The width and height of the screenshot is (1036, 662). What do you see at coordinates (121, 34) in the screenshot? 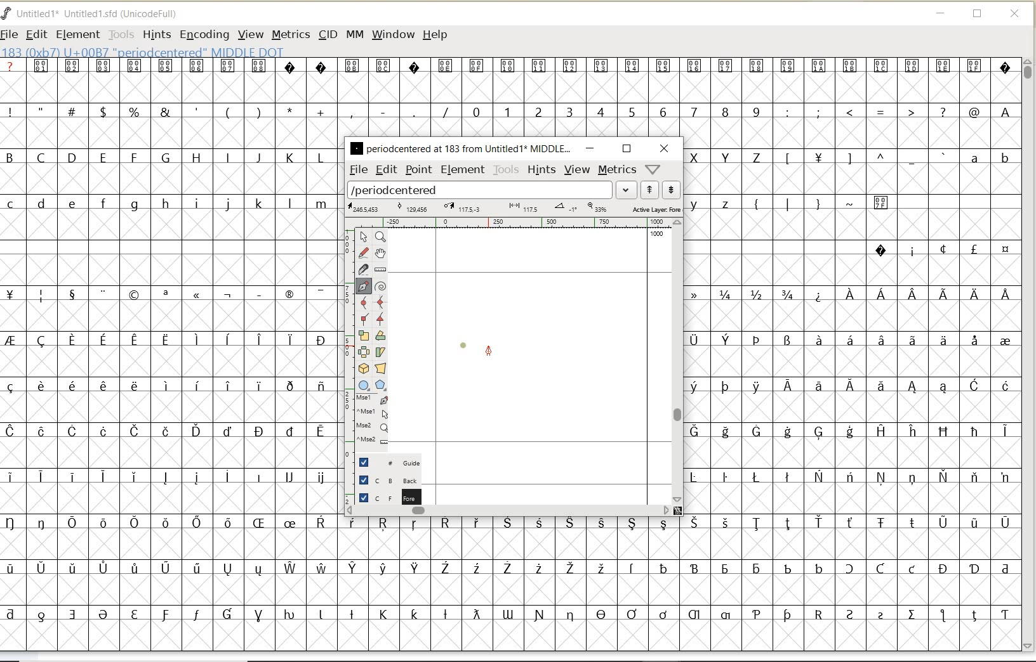
I see `TOOLS` at bounding box center [121, 34].